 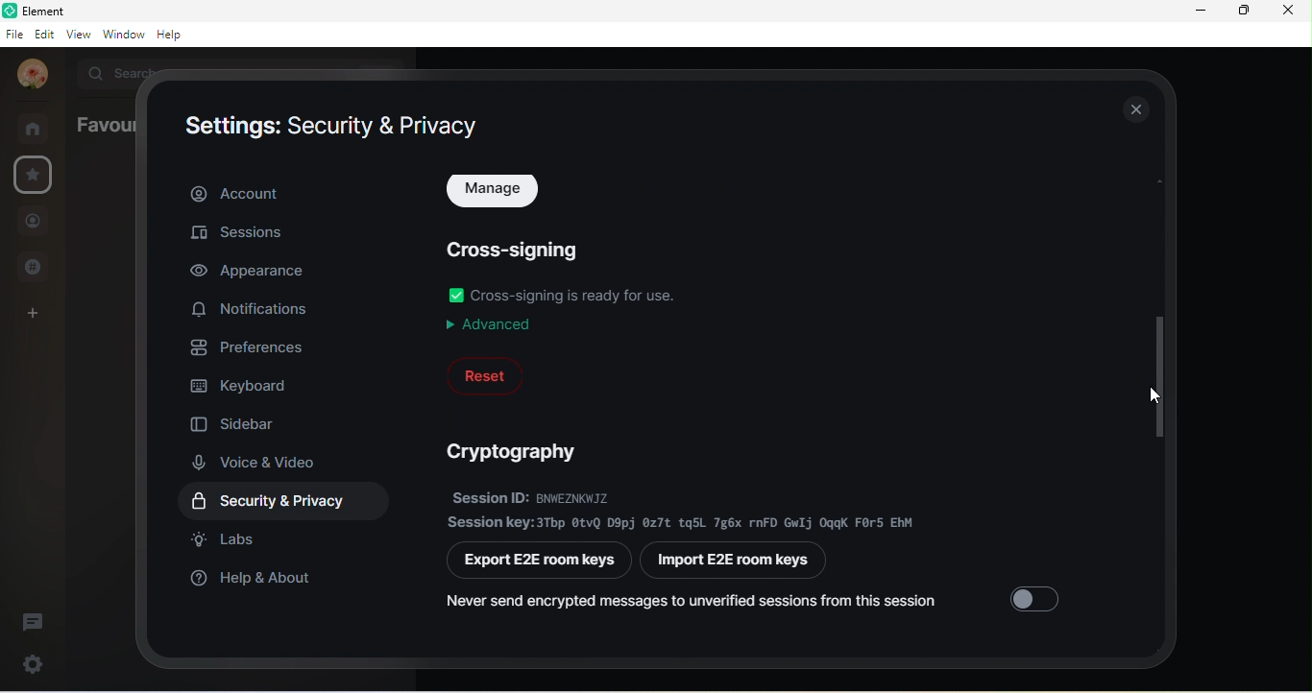 What do you see at coordinates (34, 620) in the screenshot?
I see `threads` at bounding box center [34, 620].